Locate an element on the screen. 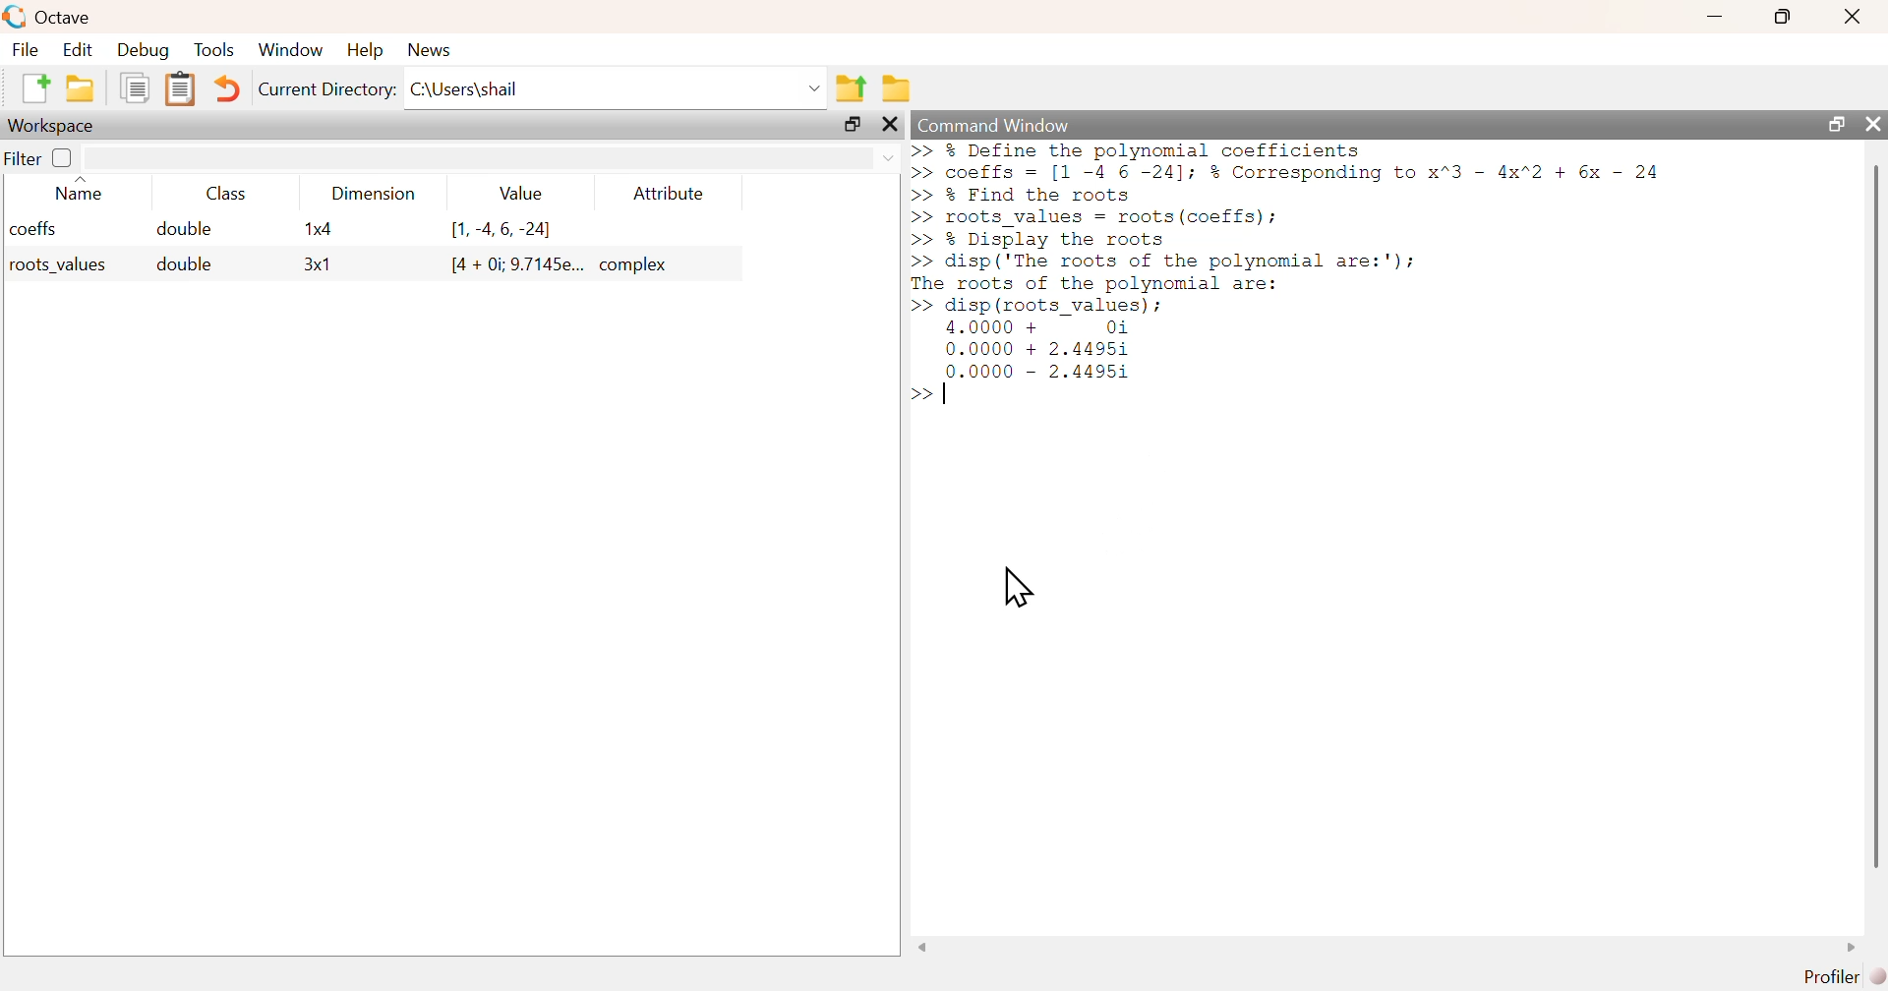 The height and width of the screenshot is (991, 1888). Edit is located at coordinates (76, 49).